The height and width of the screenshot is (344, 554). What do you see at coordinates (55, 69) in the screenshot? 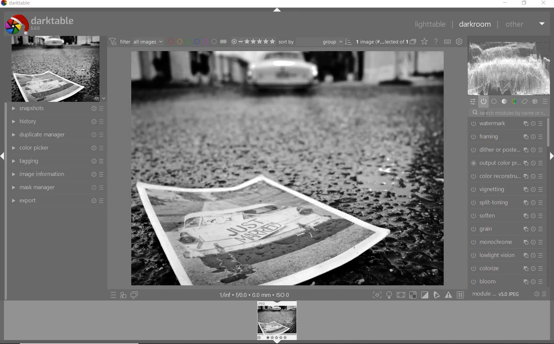
I see `image` at bounding box center [55, 69].